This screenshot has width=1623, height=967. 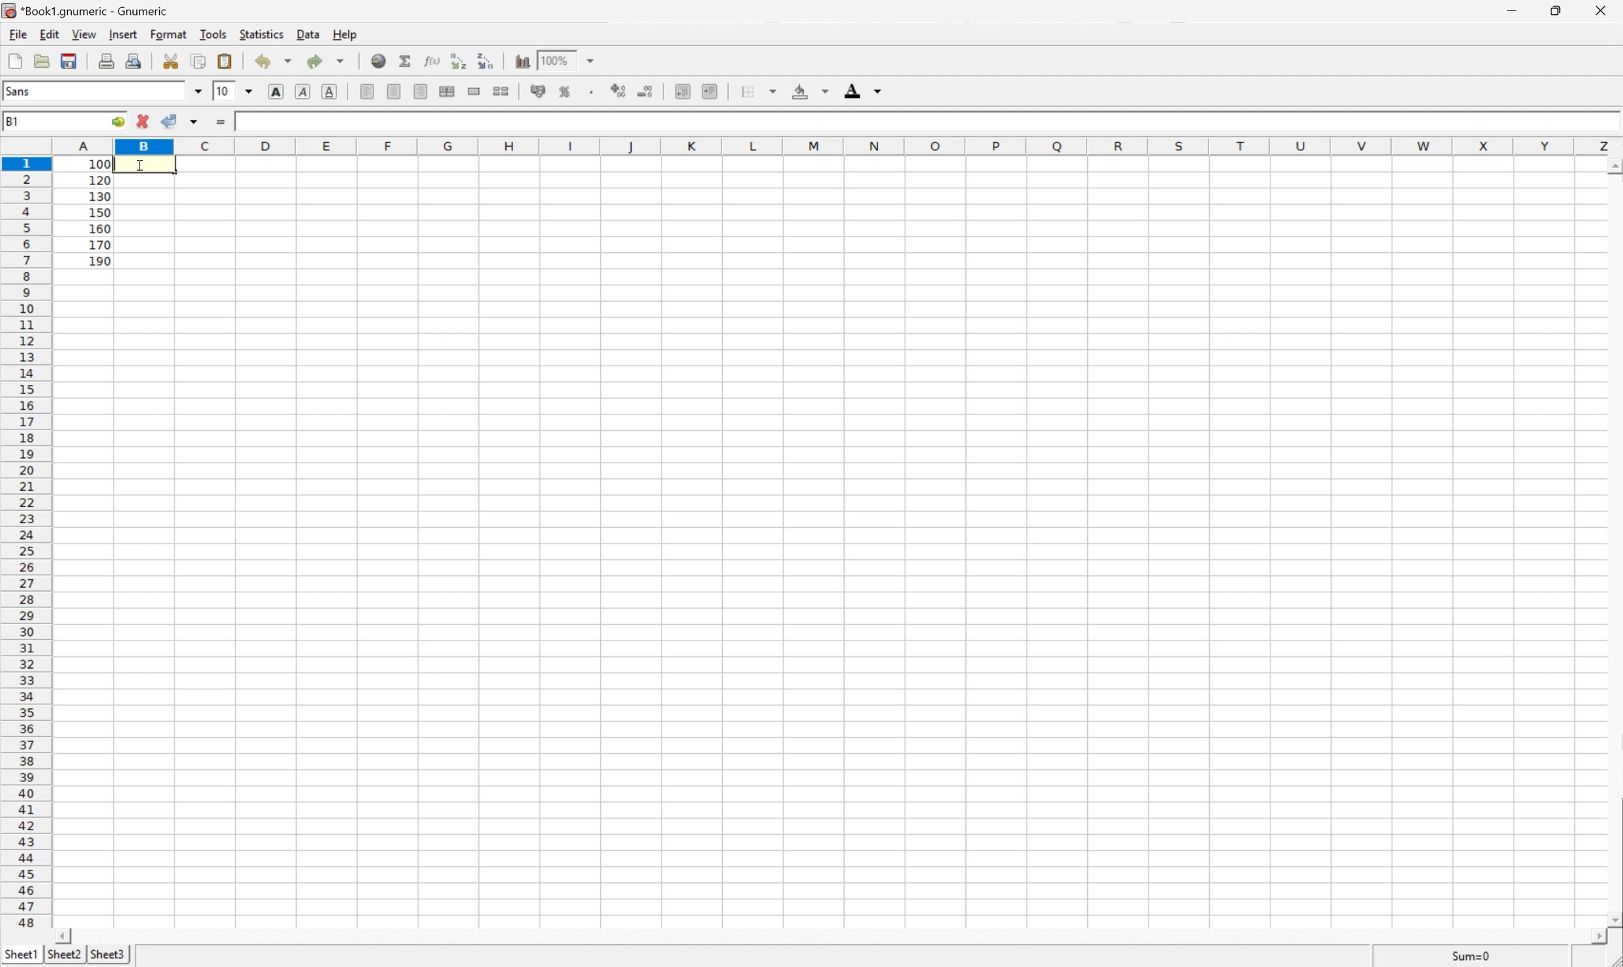 What do you see at coordinates (119, 123) in the screenshot?
I see `Go to` at bounding box center [119, 123].